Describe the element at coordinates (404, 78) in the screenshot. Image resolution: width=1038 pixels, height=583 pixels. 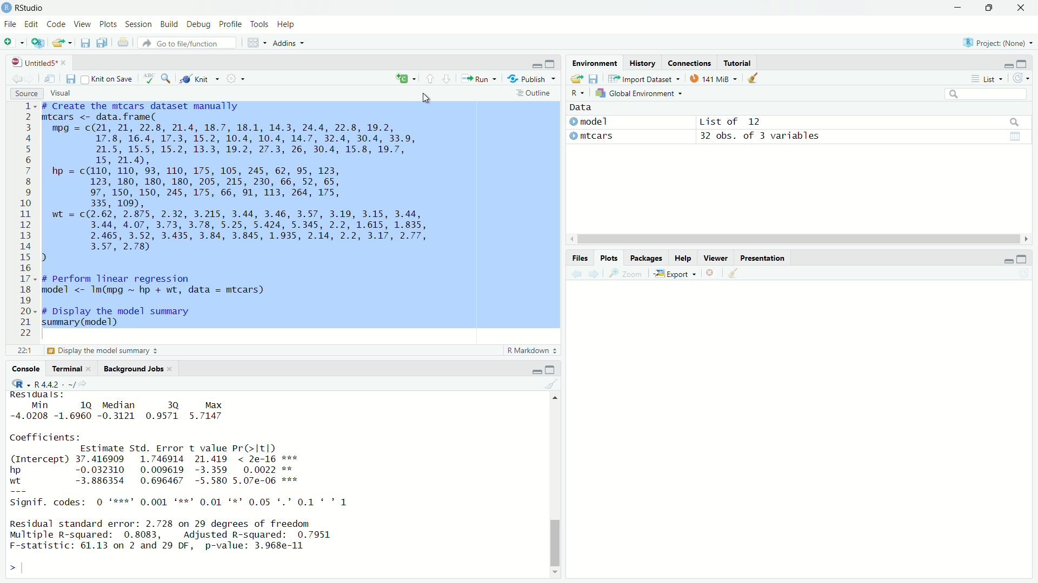
I see `insert new code chunk` at that location.